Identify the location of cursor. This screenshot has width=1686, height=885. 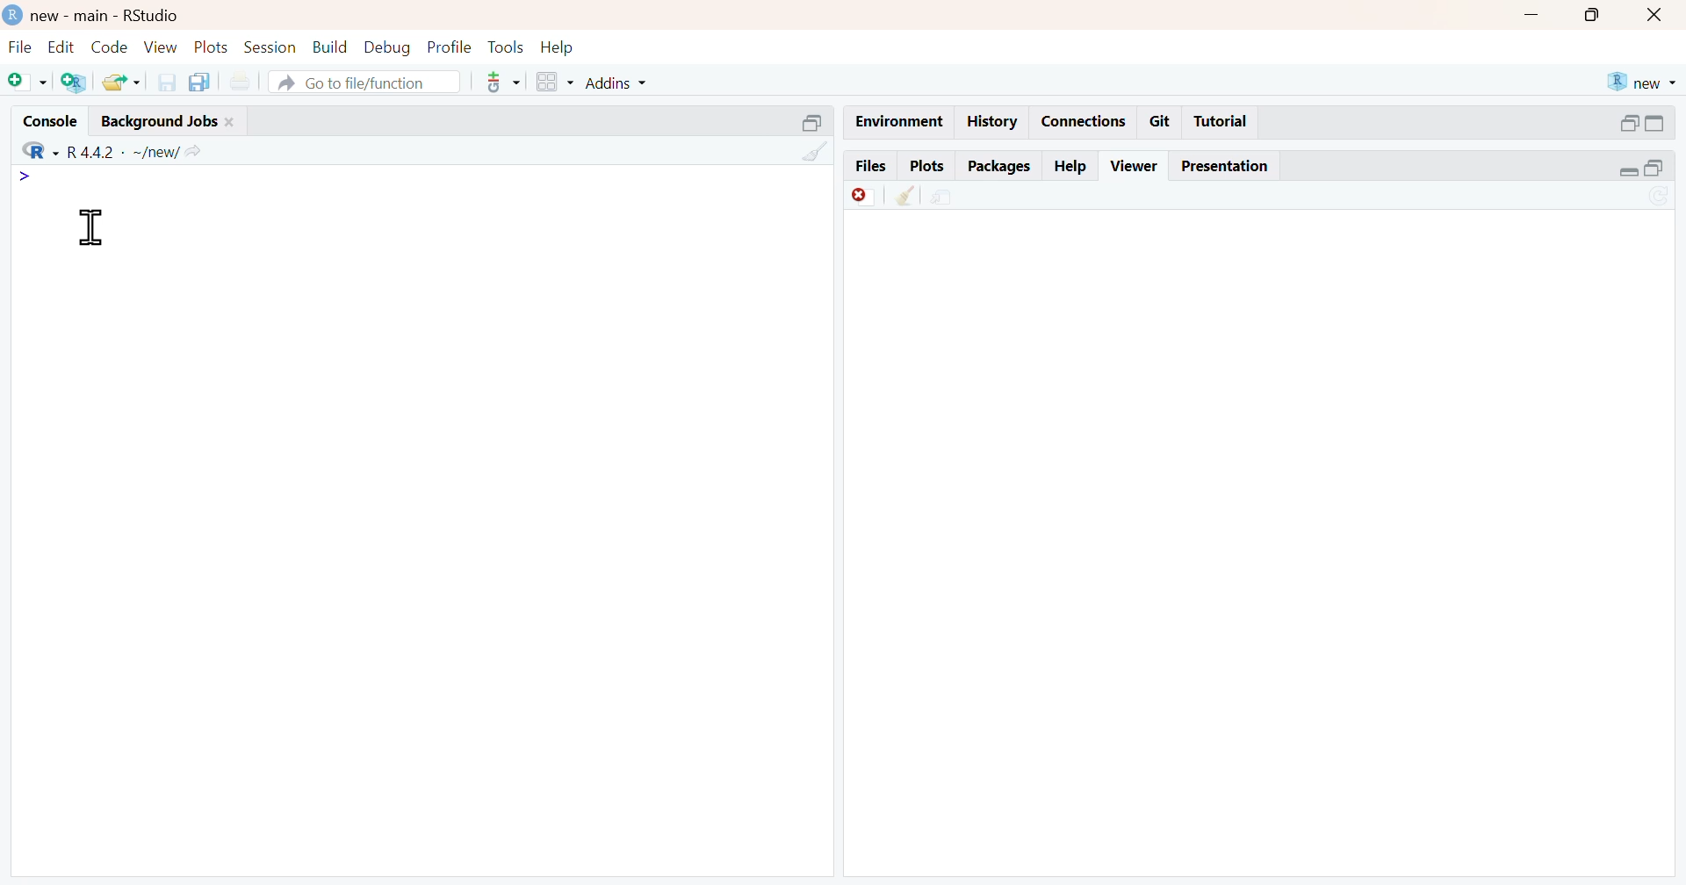
(93, 230).